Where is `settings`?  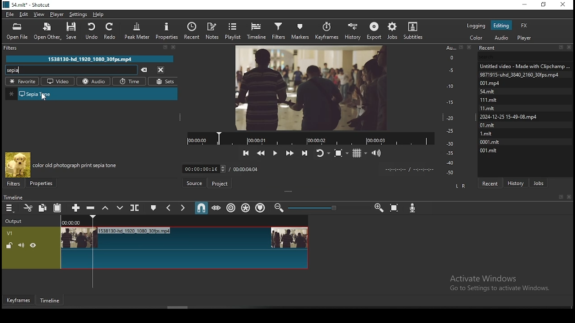 settings is located at coordinates (79, 13).